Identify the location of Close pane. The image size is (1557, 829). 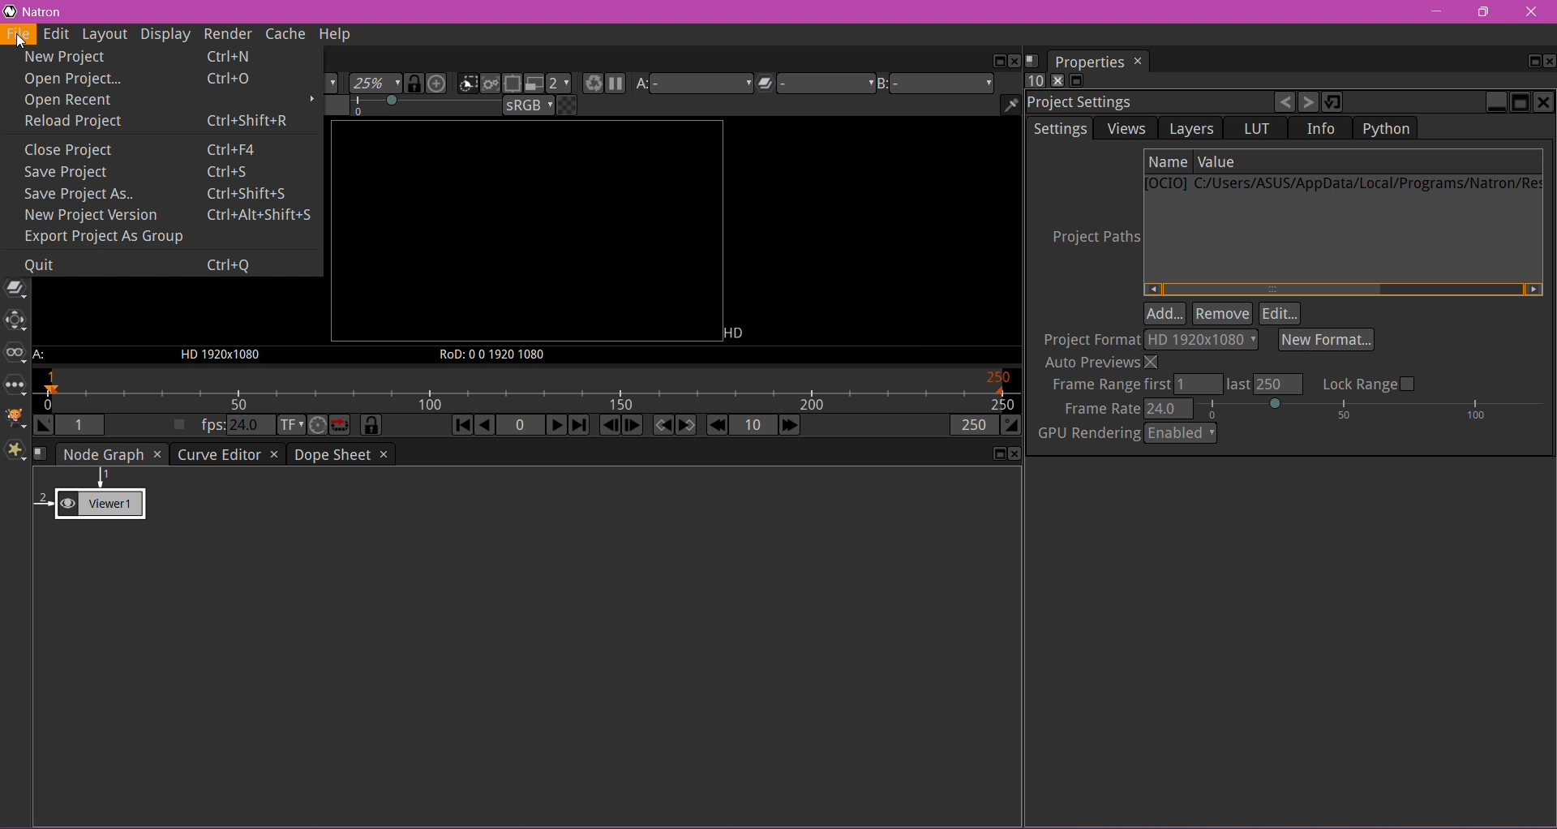
(1017, 454).